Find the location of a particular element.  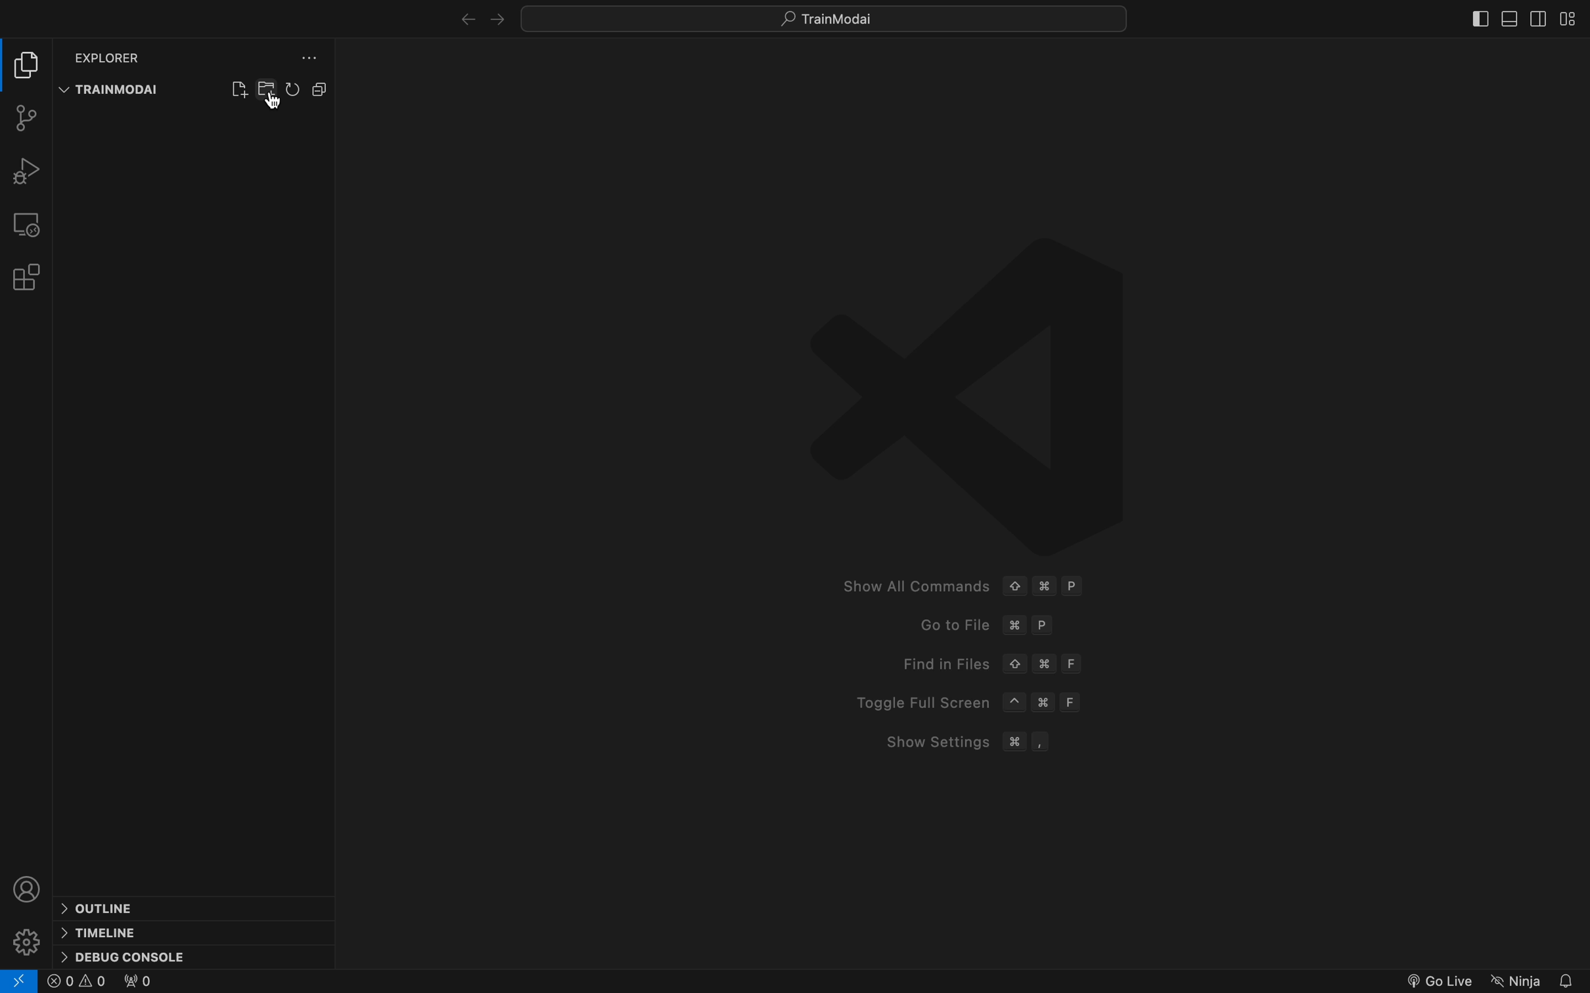

Show all commands is located at coordinates (956, 584).